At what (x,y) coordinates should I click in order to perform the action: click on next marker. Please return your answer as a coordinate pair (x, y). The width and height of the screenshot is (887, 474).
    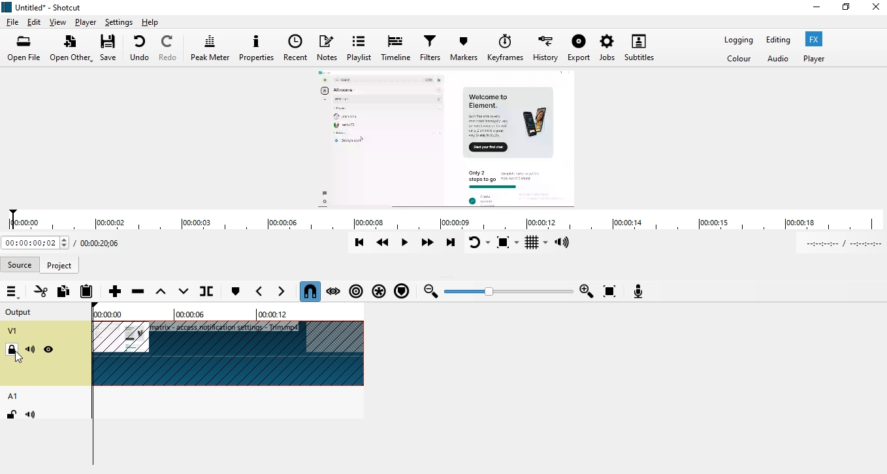
    Looking at the image, I should click on (285, 292).